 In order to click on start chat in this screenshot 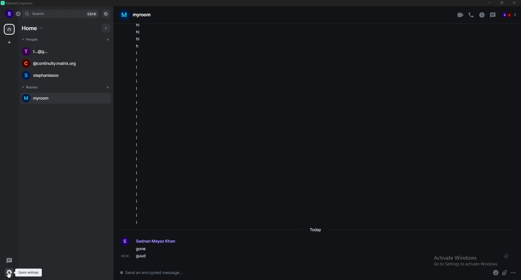, I will do `click(107, 40)`.